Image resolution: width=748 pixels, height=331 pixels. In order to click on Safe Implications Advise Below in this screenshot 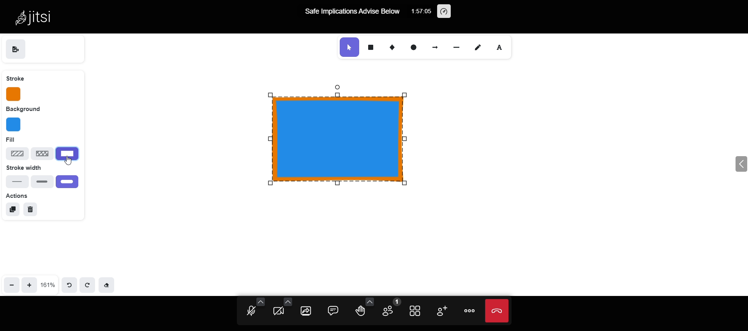, I will do `click(351, 12)`.